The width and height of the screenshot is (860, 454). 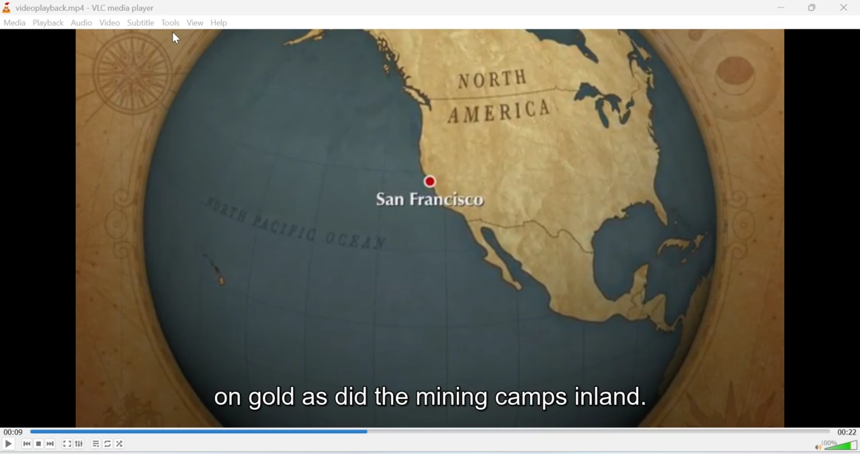 What do you see at coordinates (171, 23) in the screenshot?
I see `Tools` at bounding box center [171, 23].